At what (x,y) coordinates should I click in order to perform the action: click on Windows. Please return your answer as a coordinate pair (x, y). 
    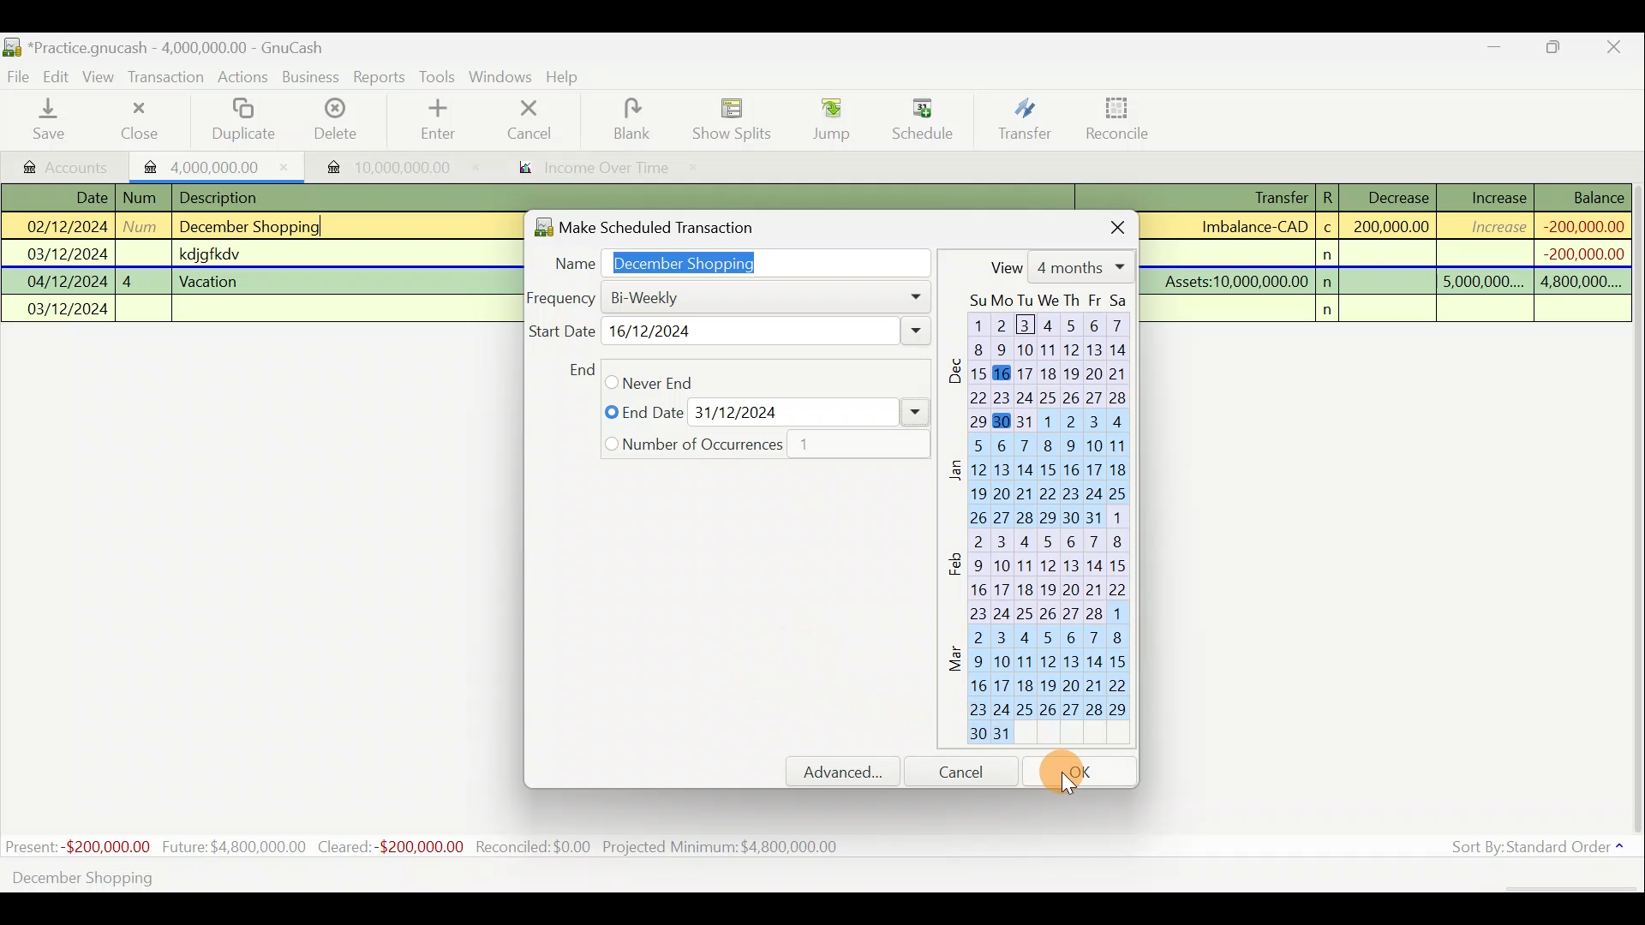
    Looking at the image, I should click on (503, 78).